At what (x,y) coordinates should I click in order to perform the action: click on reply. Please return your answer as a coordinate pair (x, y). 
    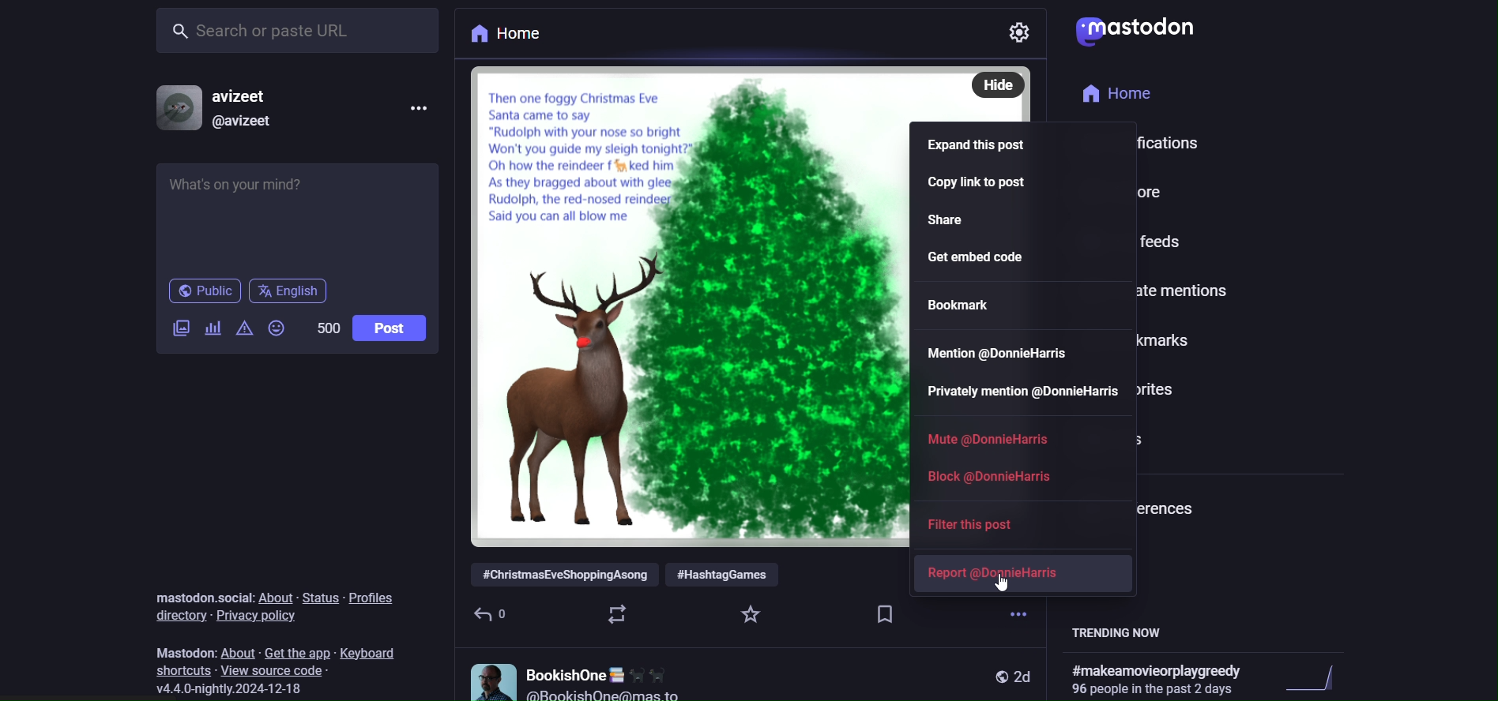
    Looking at the image, I should click on (494, 612).